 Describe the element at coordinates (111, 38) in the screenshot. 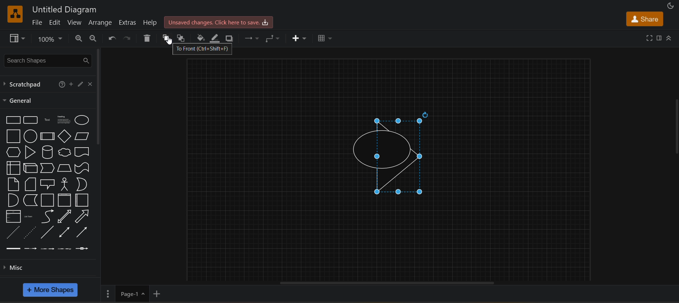

I see `undo` at that location.